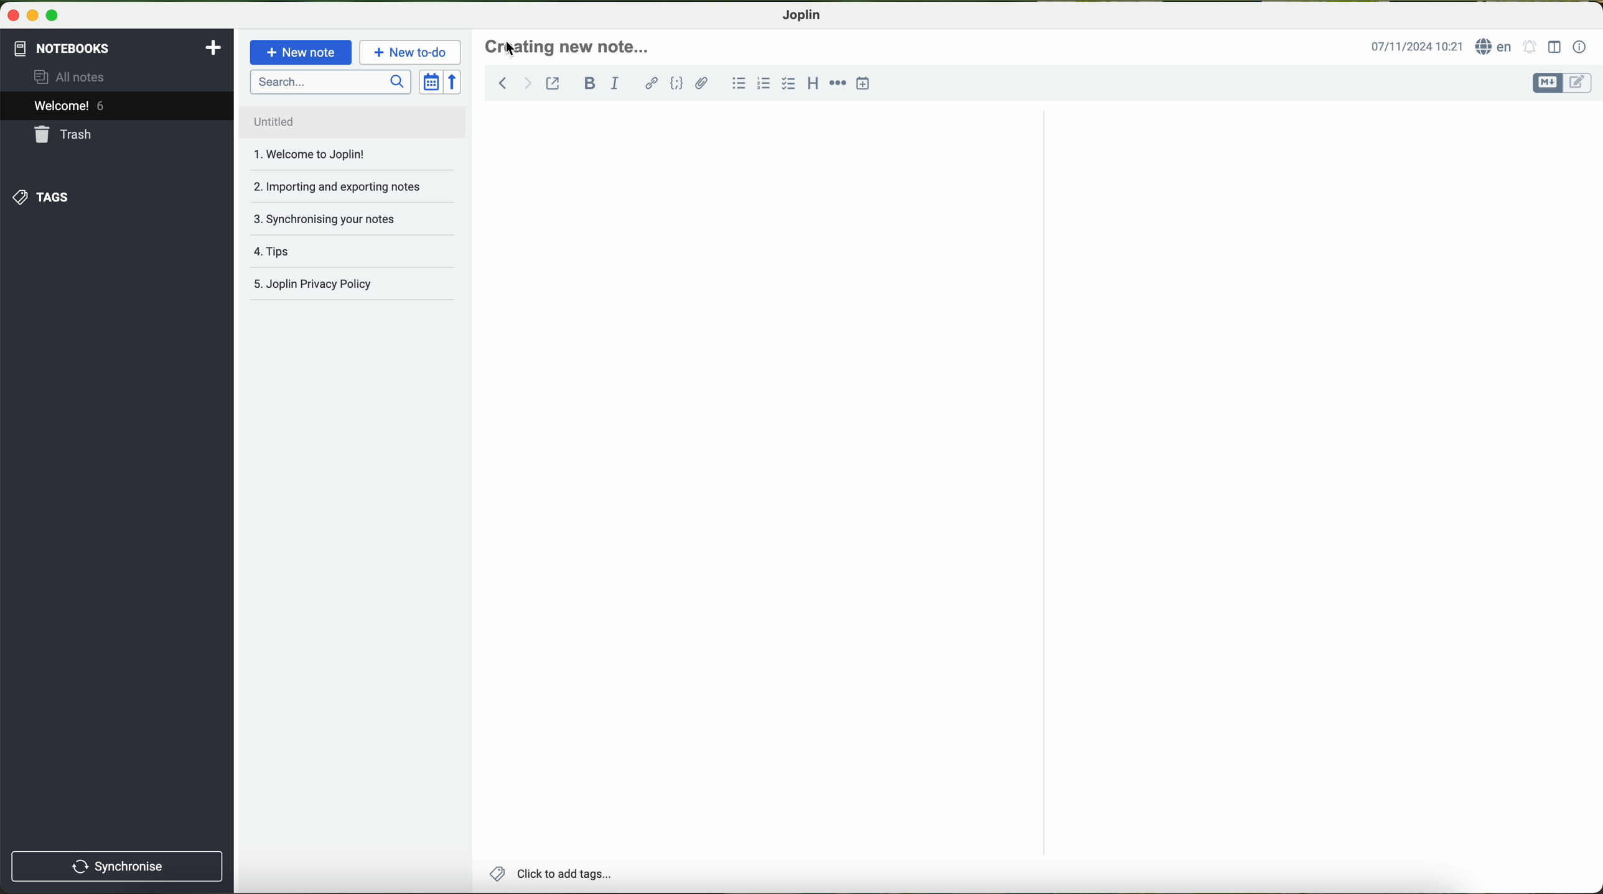  I want to click on attach file, so click(703, 83).